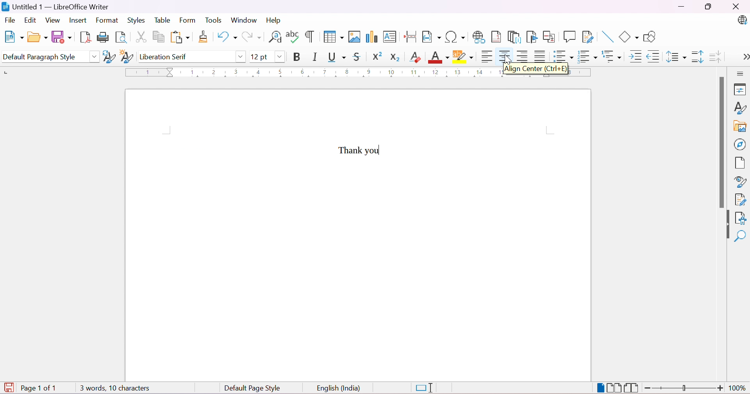 The height and width of the screenshot is (394, 750). What do you see at coordinates (739, 126) in the screenshot?
I see `Gallery` at bounding box center [739, 126].